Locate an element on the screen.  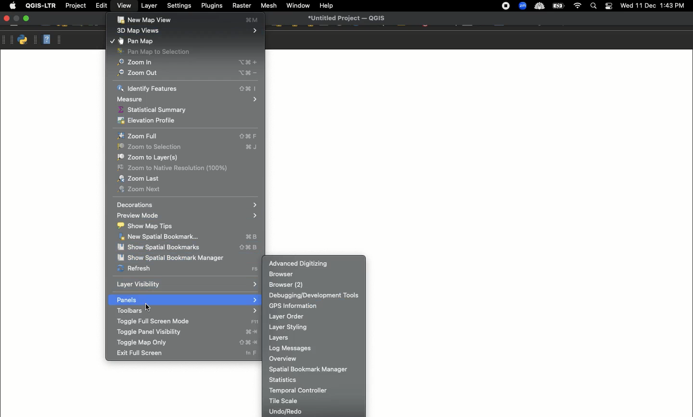
Recording is located at coordinates (506, 6).